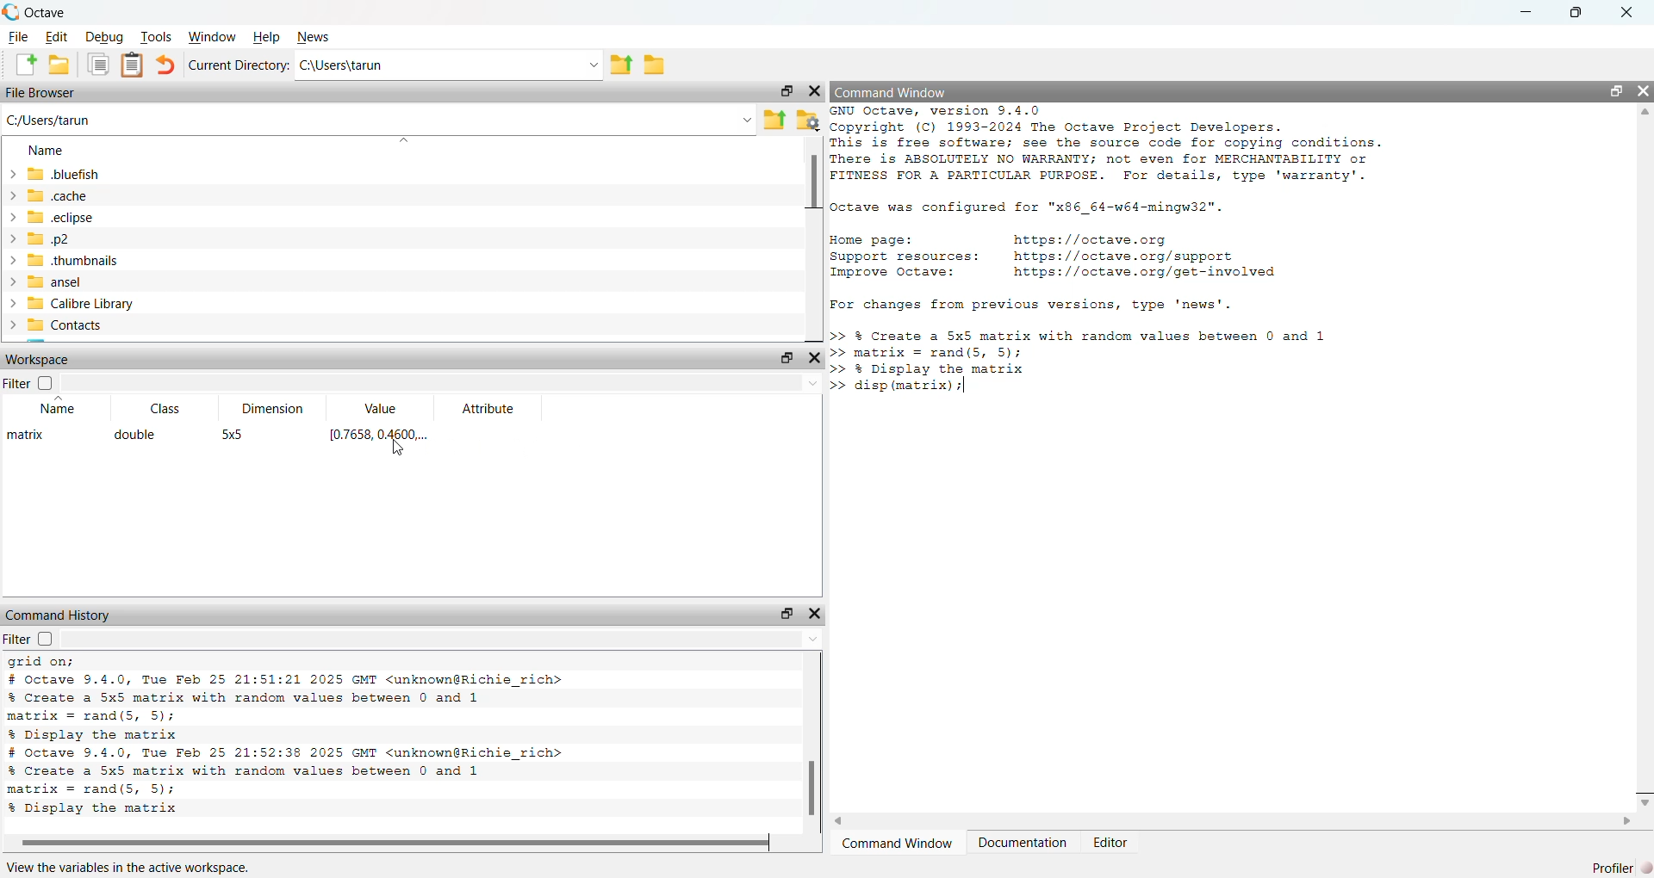 The image size is (1654, 878). Describe the element at coordinates (317, 35) in the screenshot. I see `News` at that location.